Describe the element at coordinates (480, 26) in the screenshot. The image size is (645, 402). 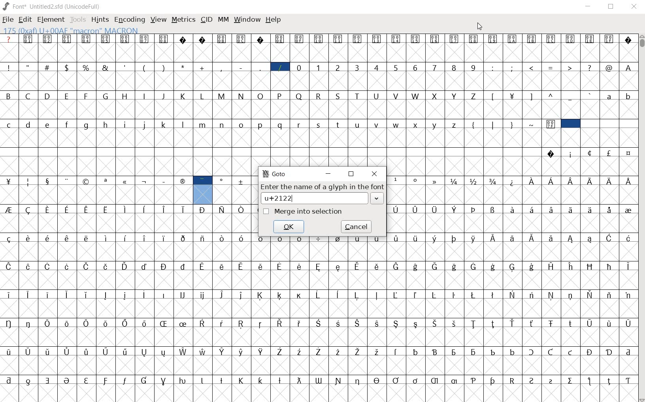
I see `CURSOR` at that location.